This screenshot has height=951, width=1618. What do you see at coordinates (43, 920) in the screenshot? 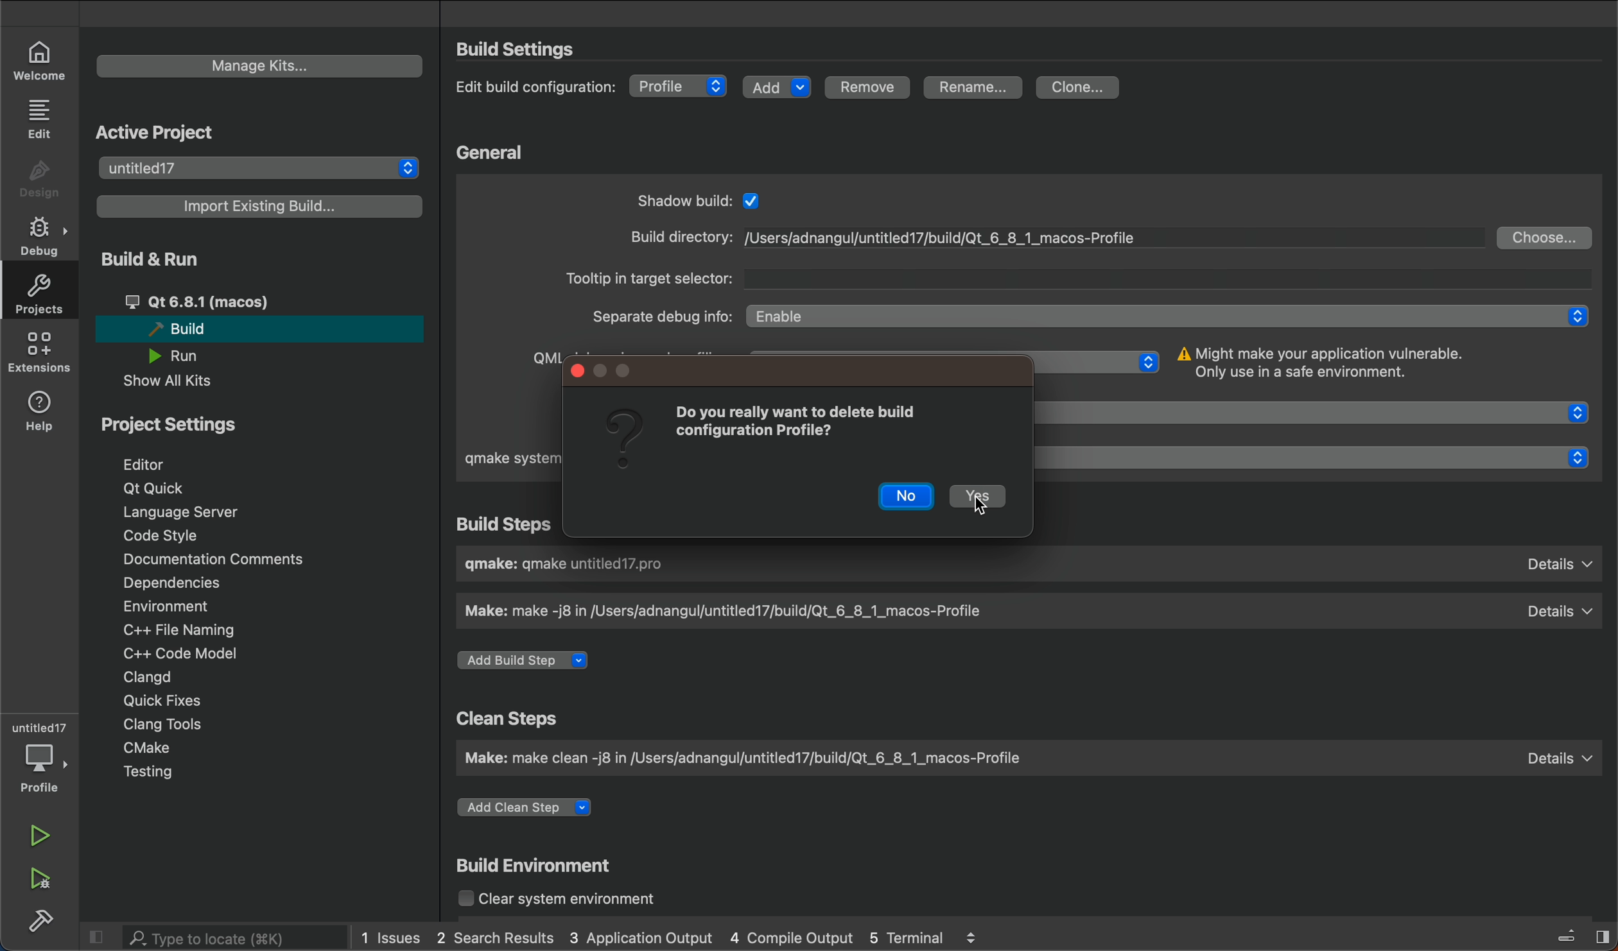
I see `build` at bounding box center [43, 920].